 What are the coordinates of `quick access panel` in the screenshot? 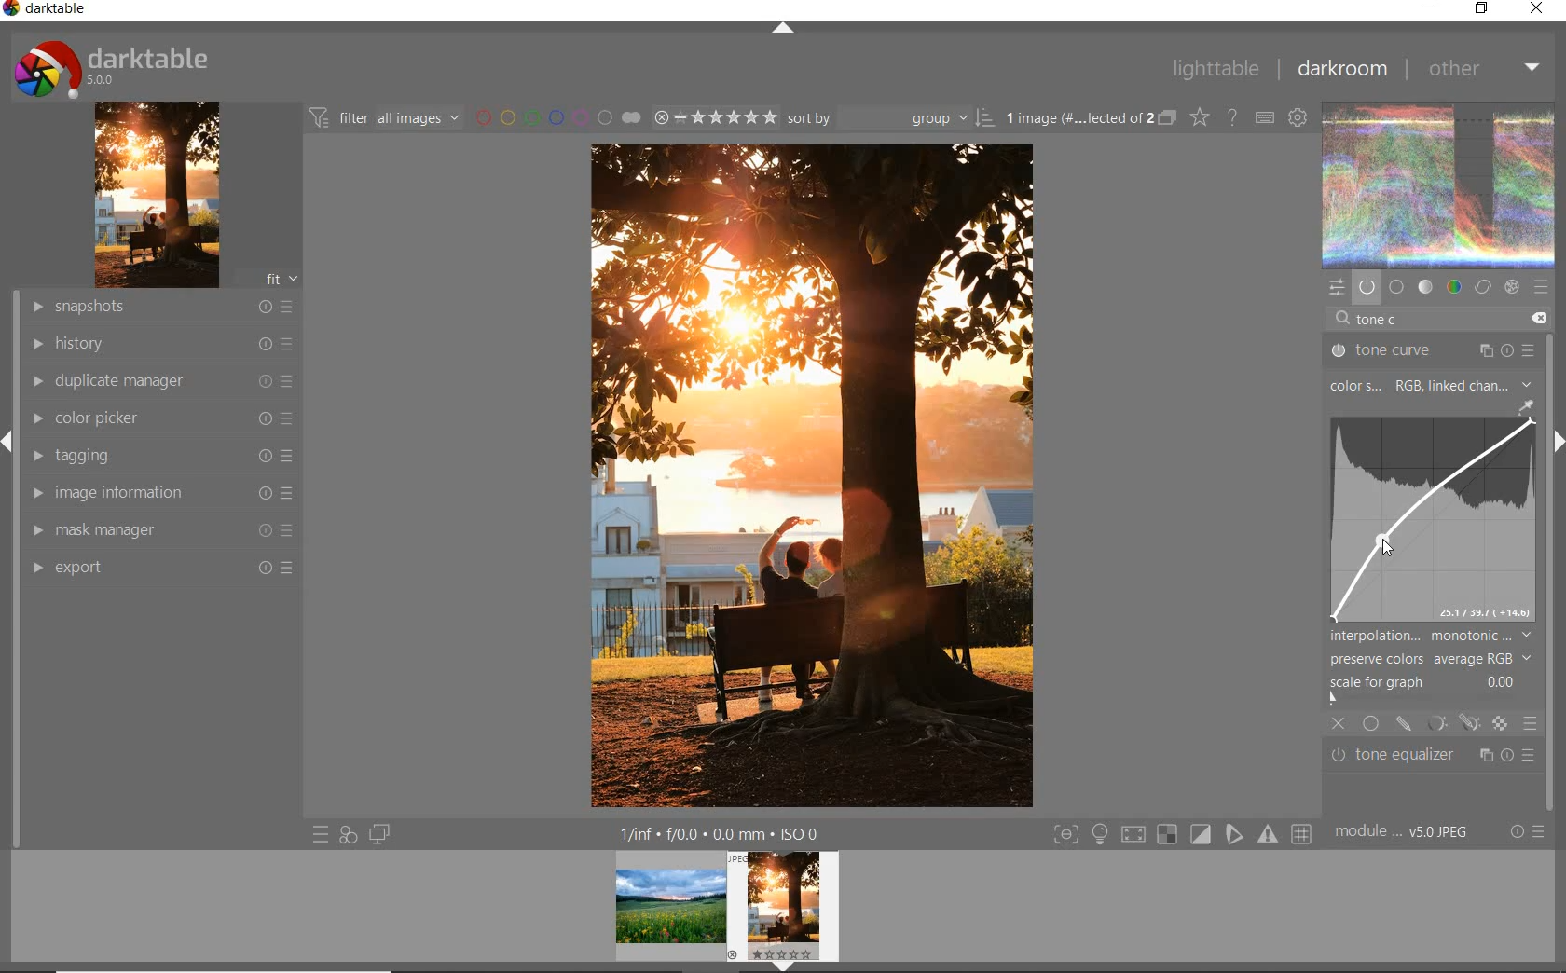 It's located at (1338, 286).